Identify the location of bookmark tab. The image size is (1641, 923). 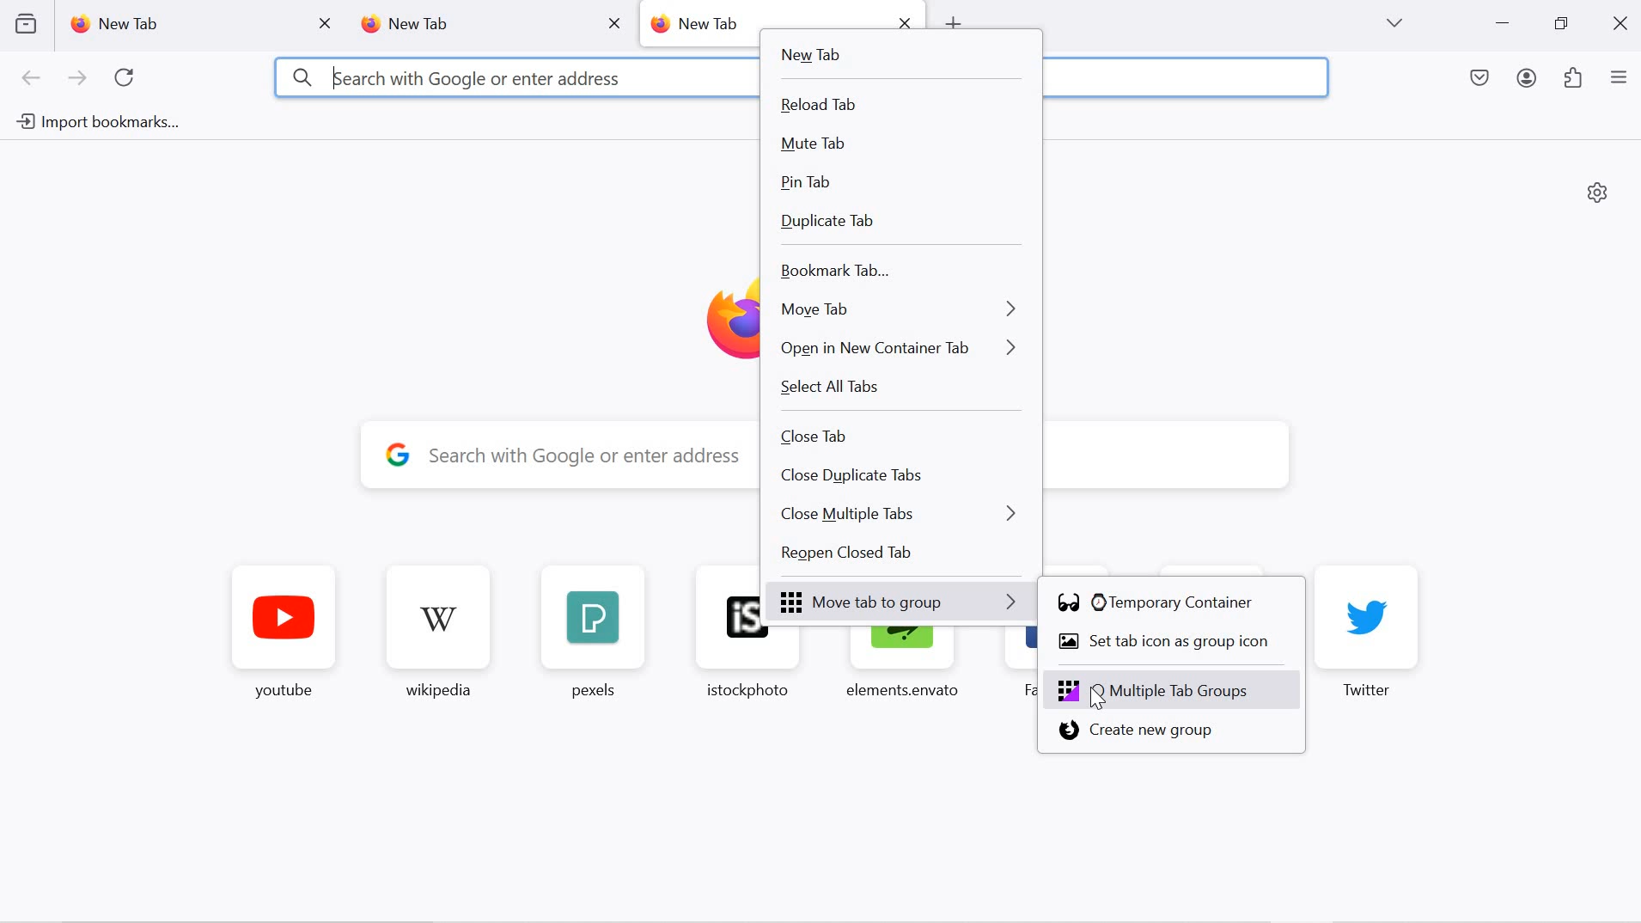
(895, 273).